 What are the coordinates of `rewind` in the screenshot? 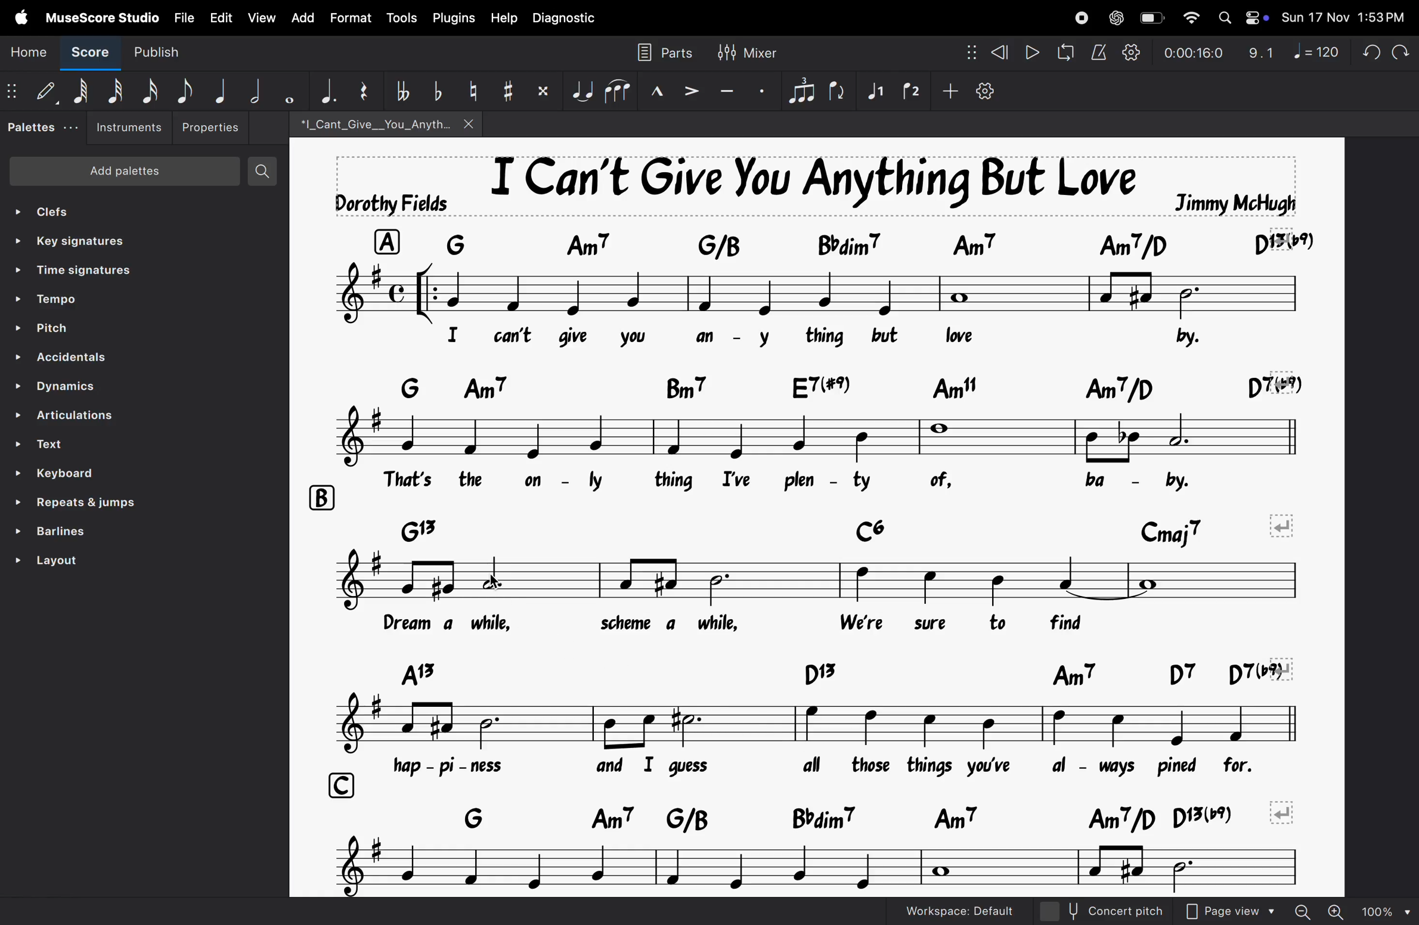 It's located at (999, 51).